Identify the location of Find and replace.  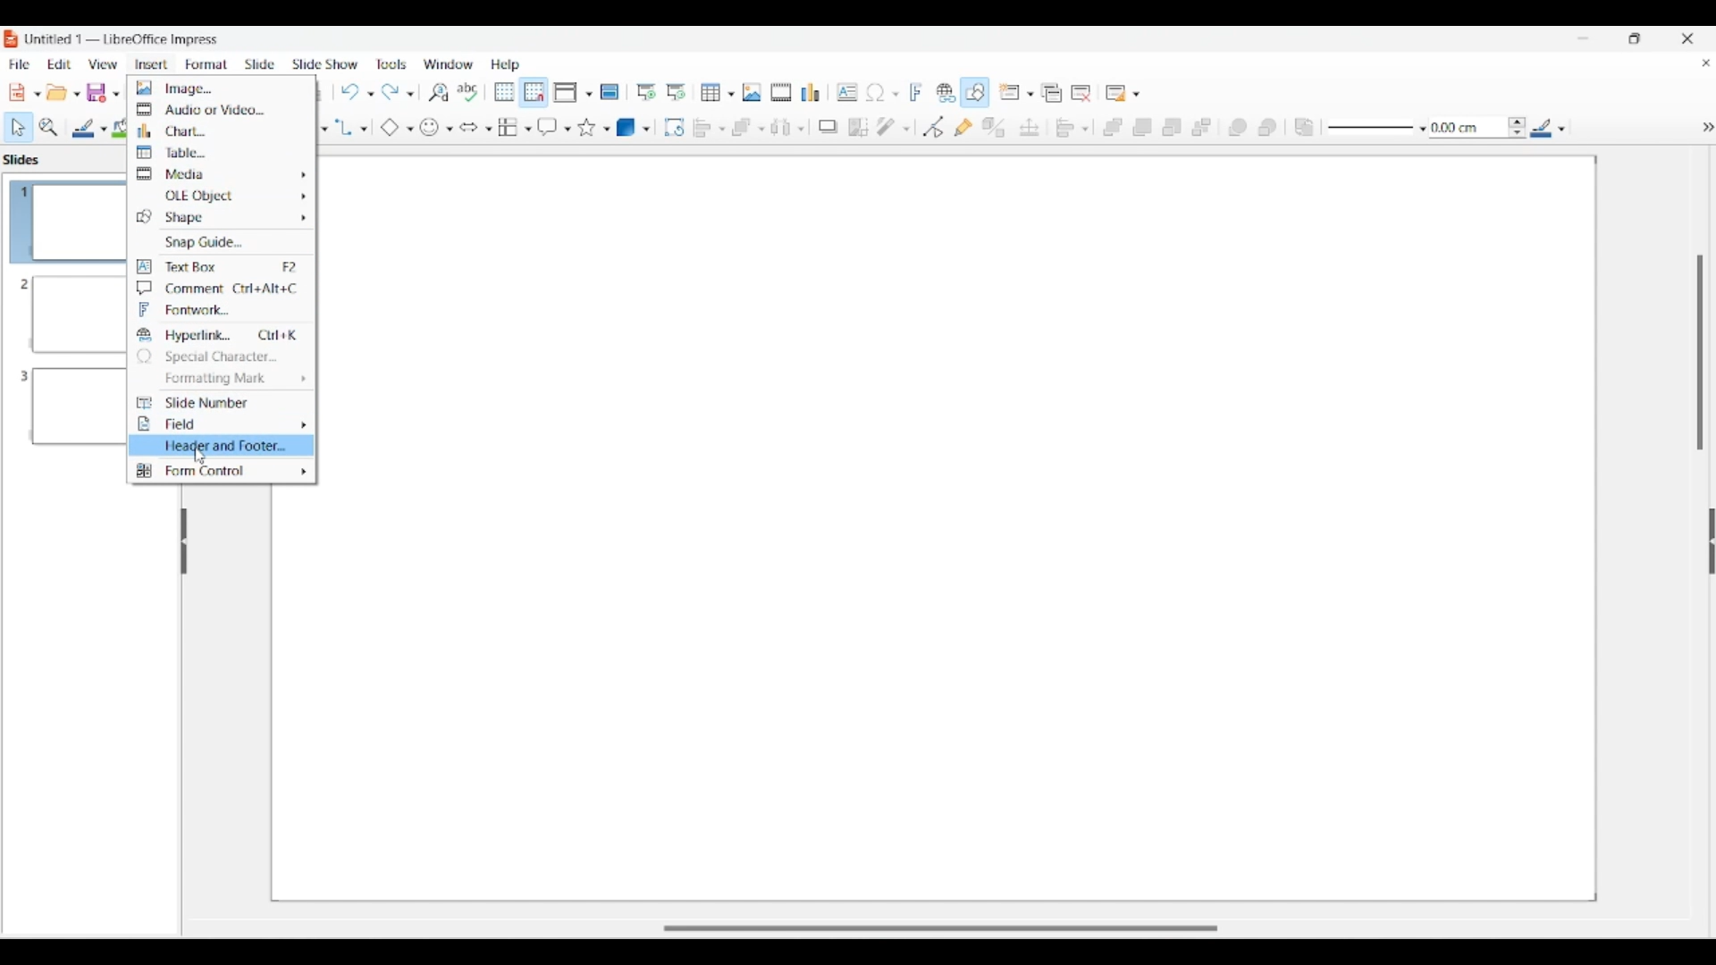
(439, 92).